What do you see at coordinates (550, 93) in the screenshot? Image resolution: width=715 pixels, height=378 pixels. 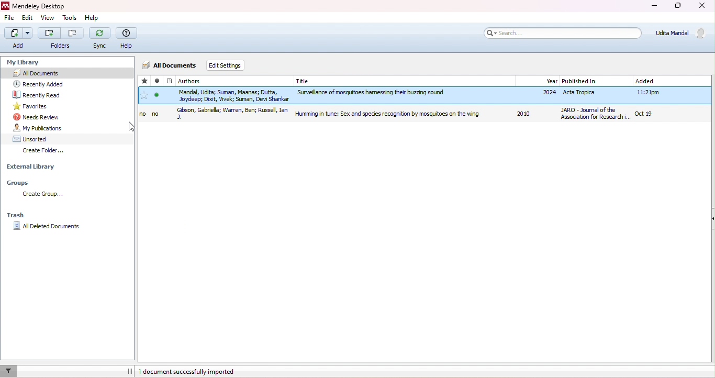 I see `2024` at bounding box center [550, 93].